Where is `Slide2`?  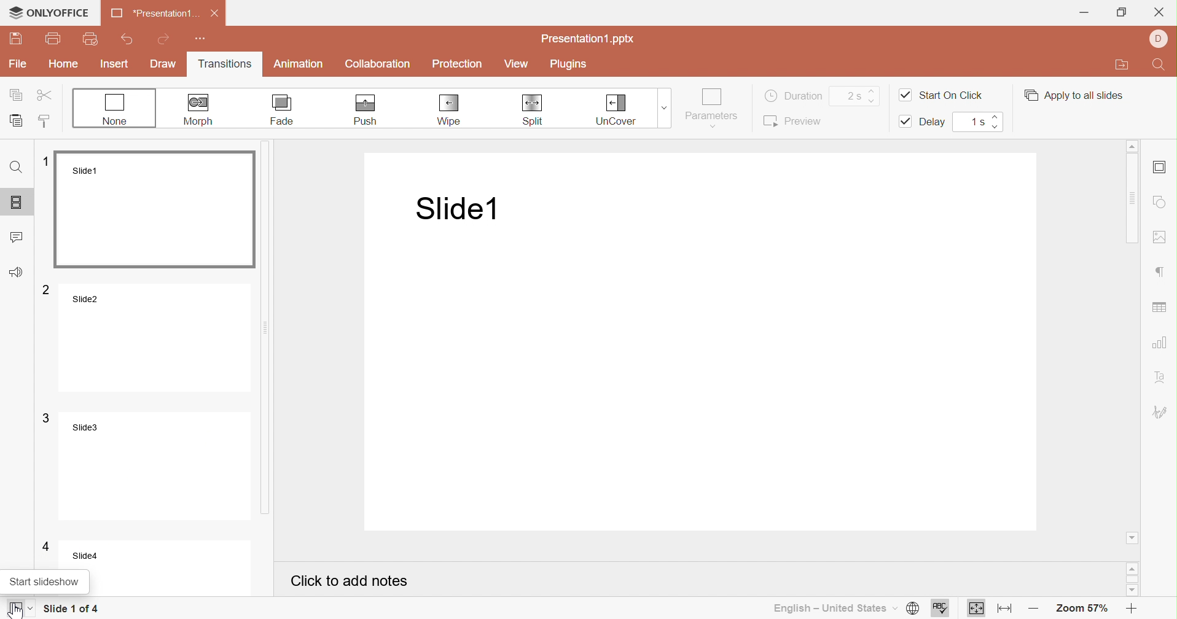
Slide2 is located at coordinates (146, 337).